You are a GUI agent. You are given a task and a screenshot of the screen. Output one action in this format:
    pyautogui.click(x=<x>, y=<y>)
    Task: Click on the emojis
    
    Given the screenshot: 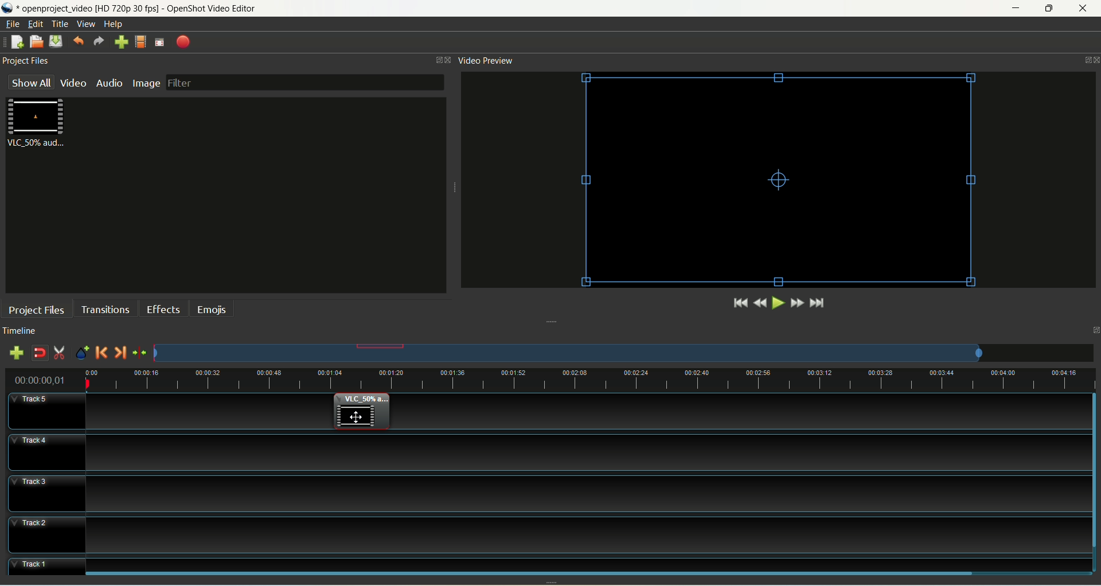 What is the action you would take?
    pyautogui.click(x=210, y=308)
    